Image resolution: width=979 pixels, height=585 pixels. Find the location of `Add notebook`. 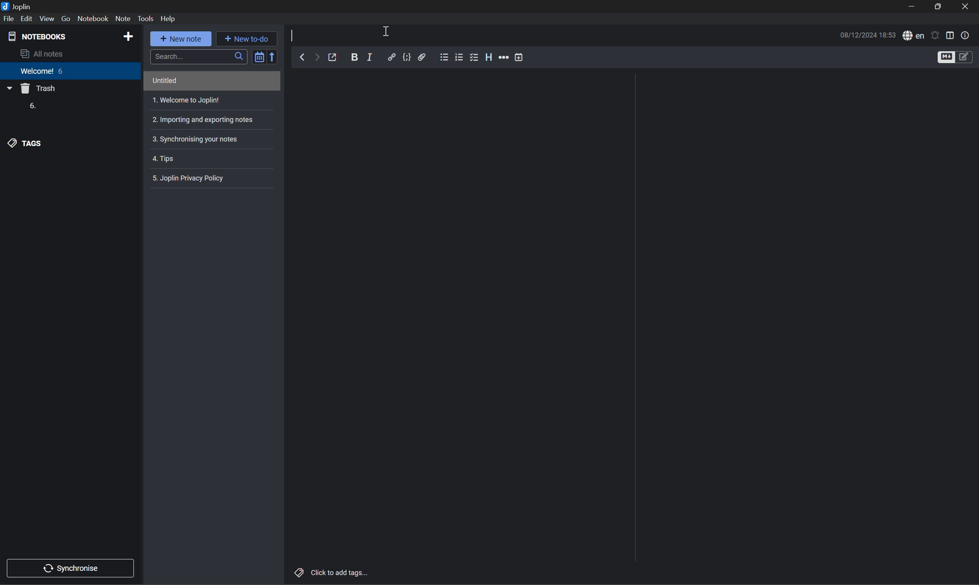

Add notebook is located at coordinates (128, 35).